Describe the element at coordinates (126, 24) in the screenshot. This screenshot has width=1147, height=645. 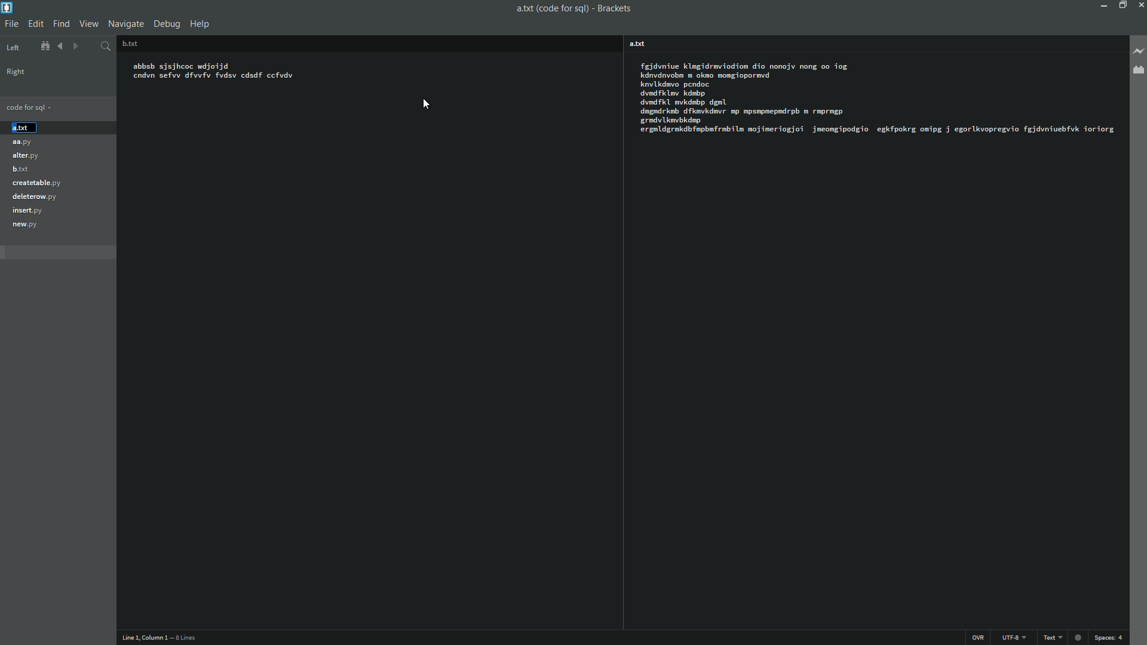
I see `Navigate menu` at that location.